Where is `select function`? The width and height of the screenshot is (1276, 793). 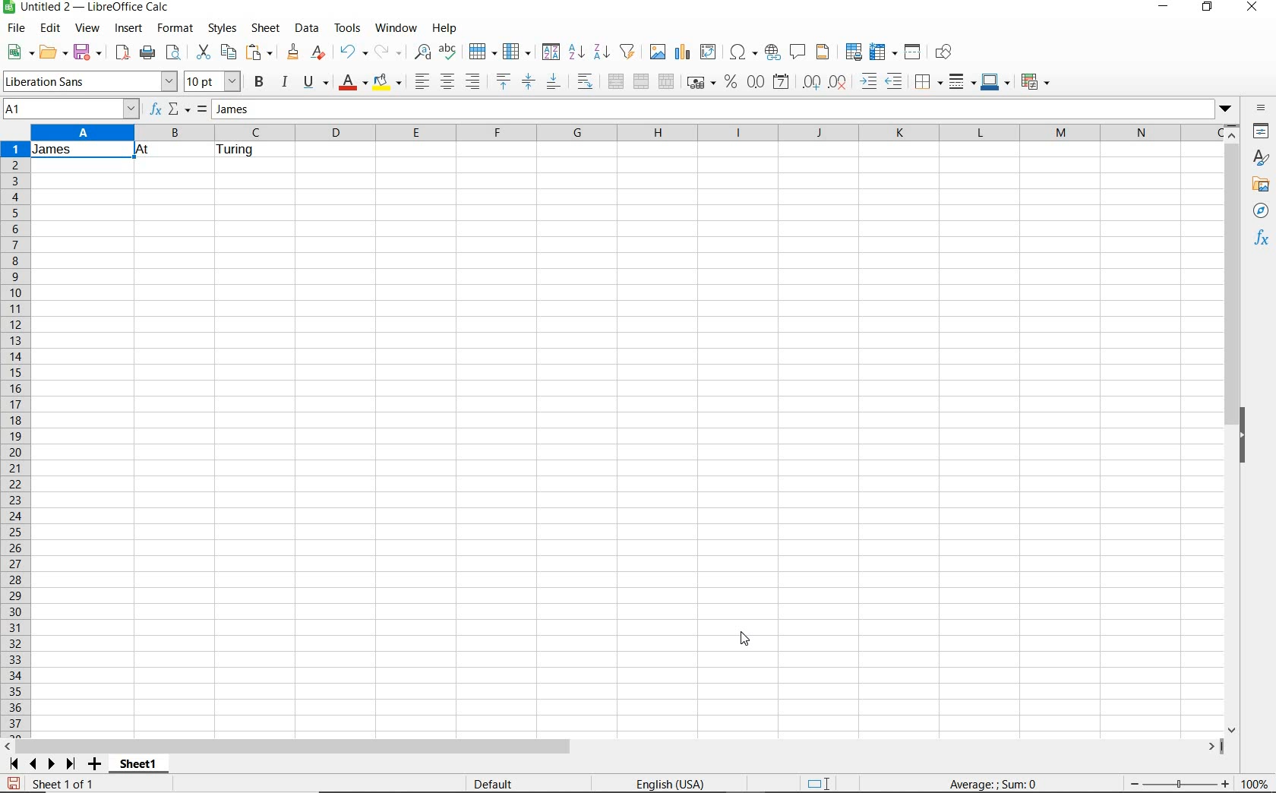 select function is located at coordinates (180, 110).